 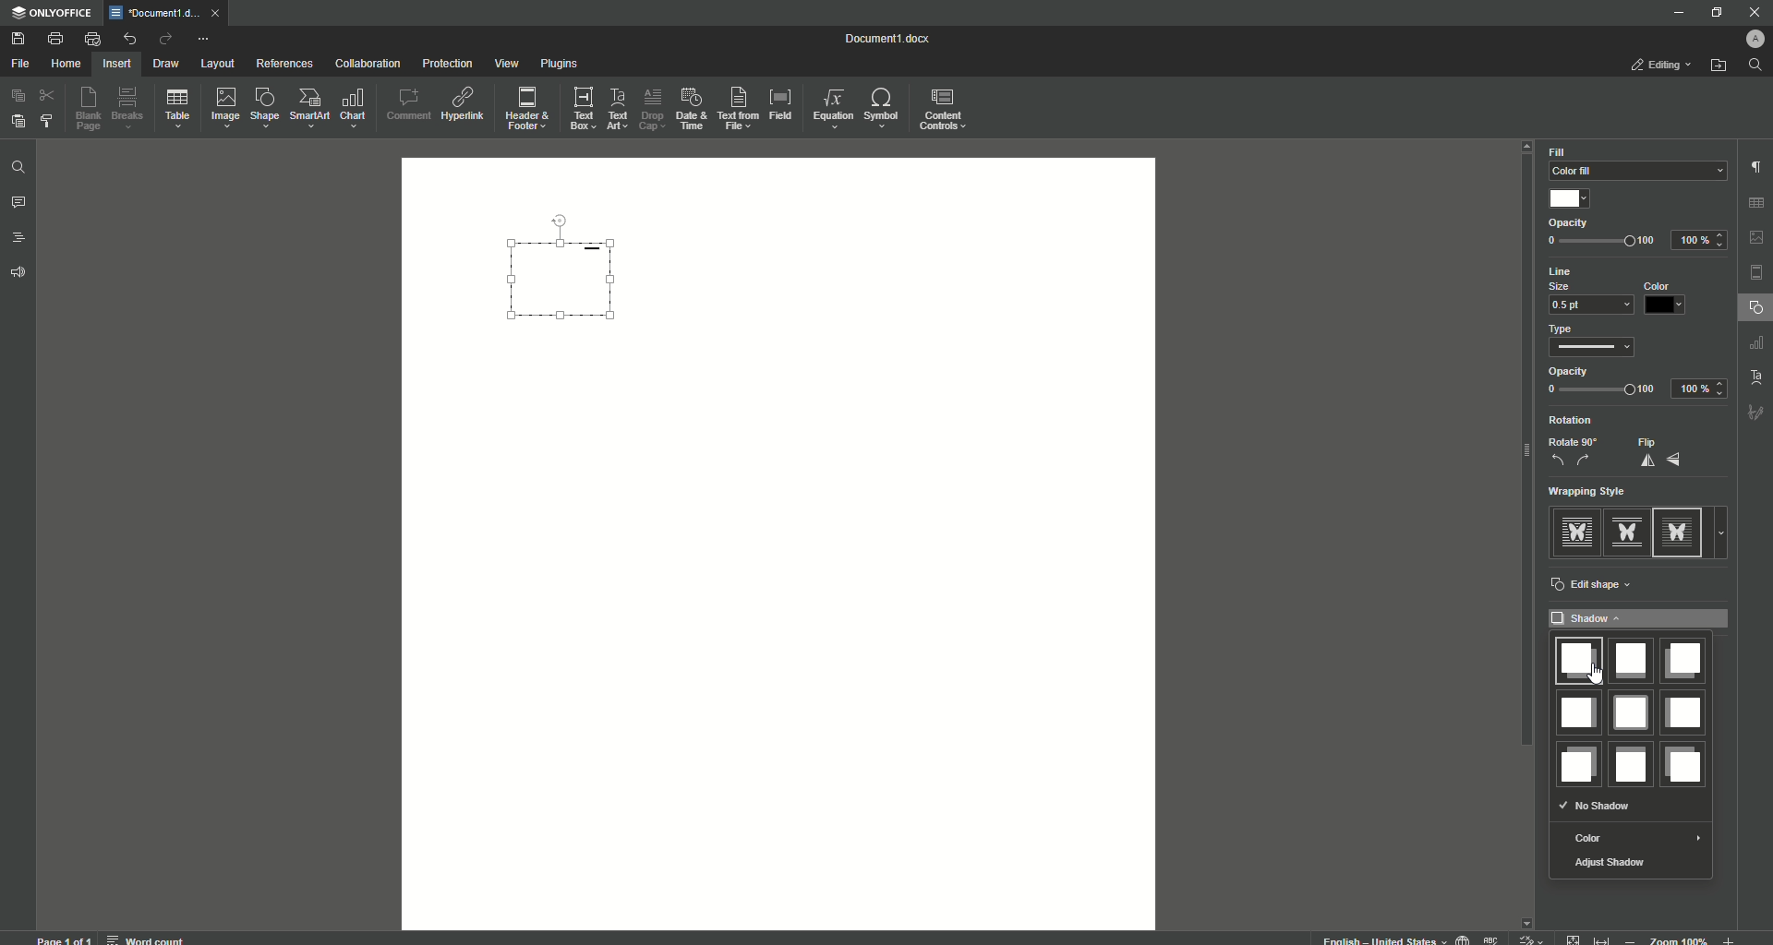 I want to click on Layout, so click(x=217, y=64).